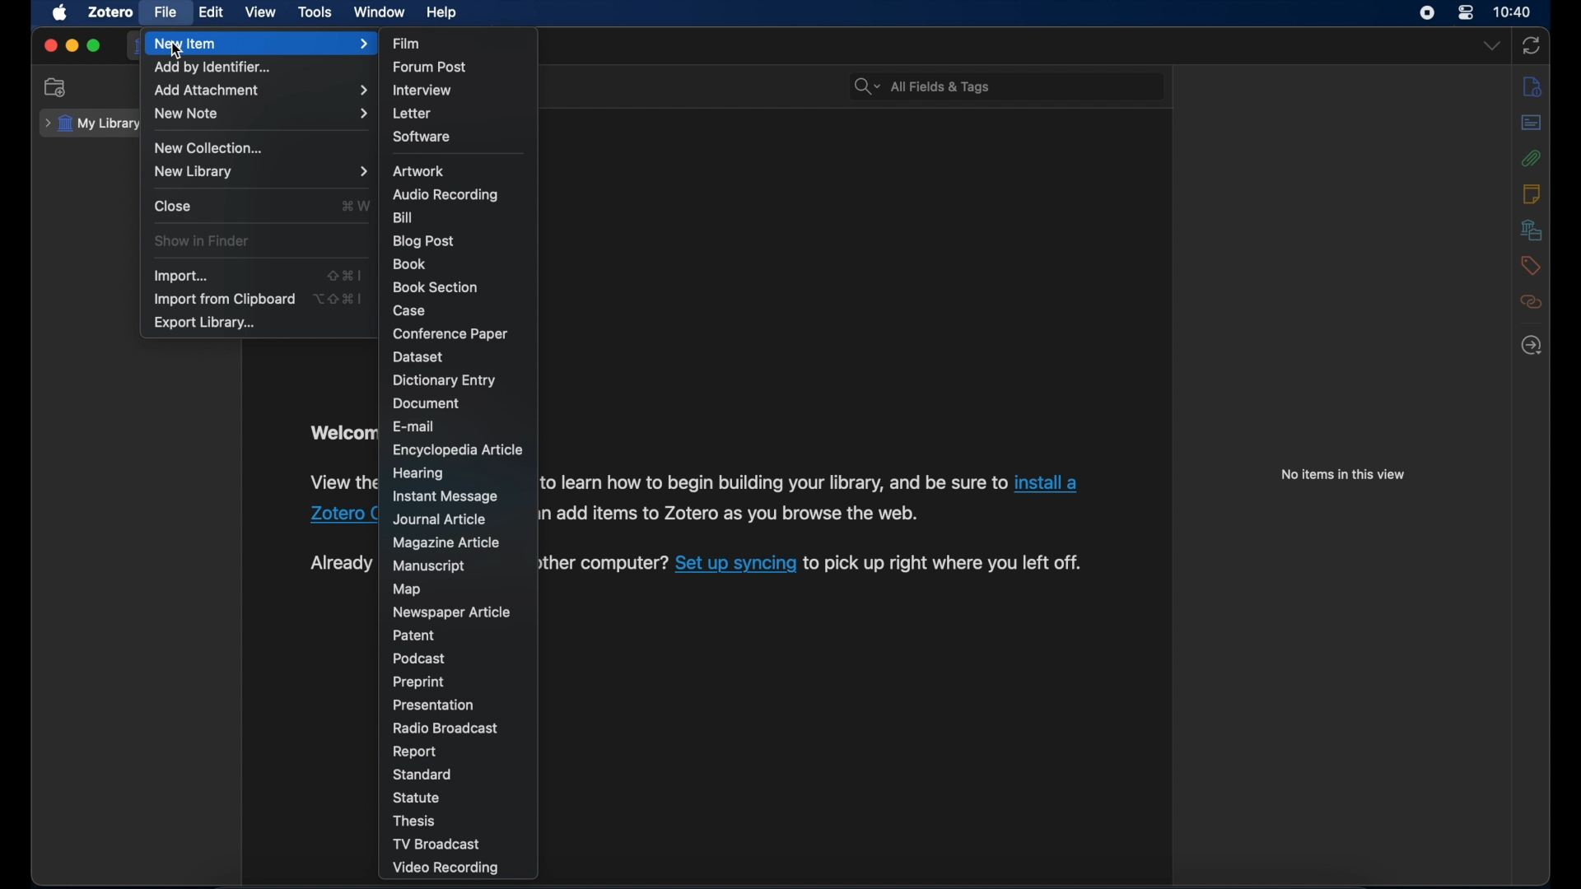 The width and height of the screenshot is (1581, 889). I want to click on journal article, so click(444, 519).